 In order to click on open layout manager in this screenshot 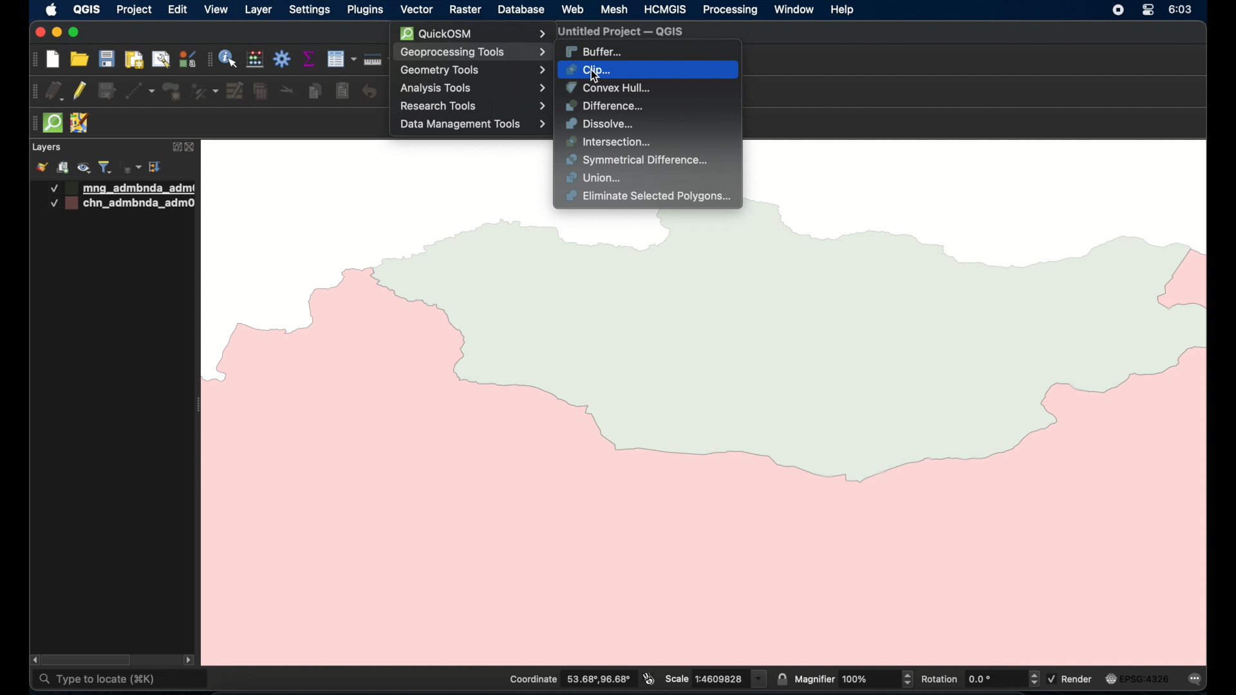, I will do `click(160, 60)`.